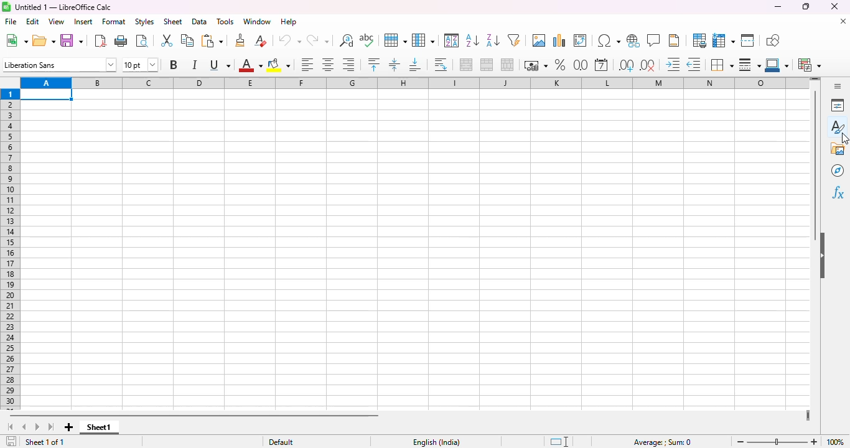 The width and height of the screenshot is (850, 448). Describe the element at coordinates (24, 427) in the screenshot. I see `scroll to previous sheet` at that location.